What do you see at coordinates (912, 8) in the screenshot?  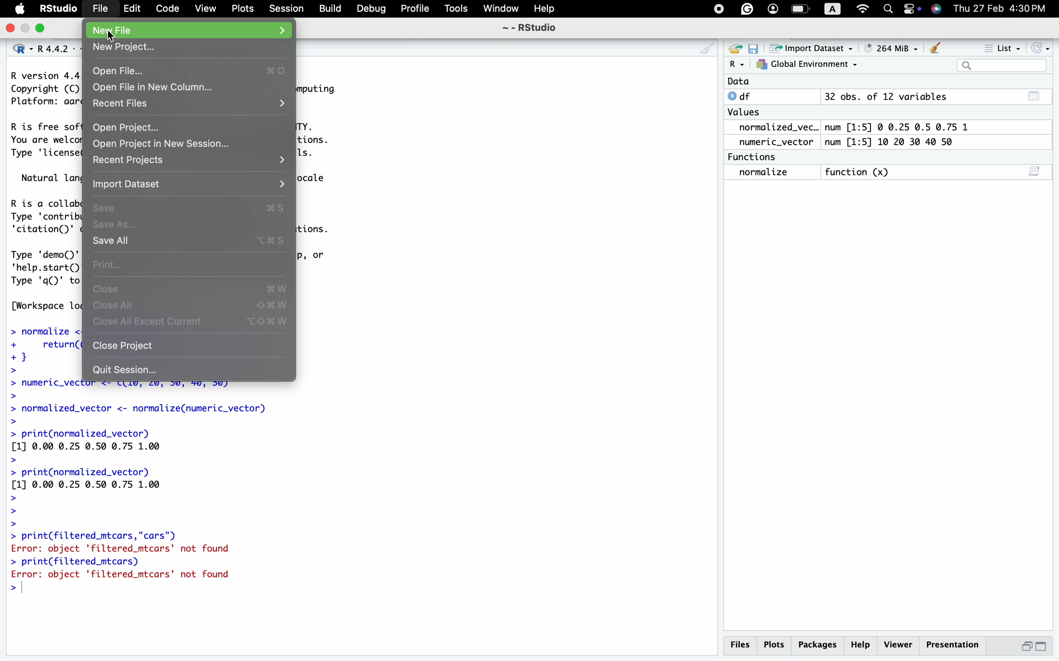 I see `toggle` at bounding box center [912, 8].